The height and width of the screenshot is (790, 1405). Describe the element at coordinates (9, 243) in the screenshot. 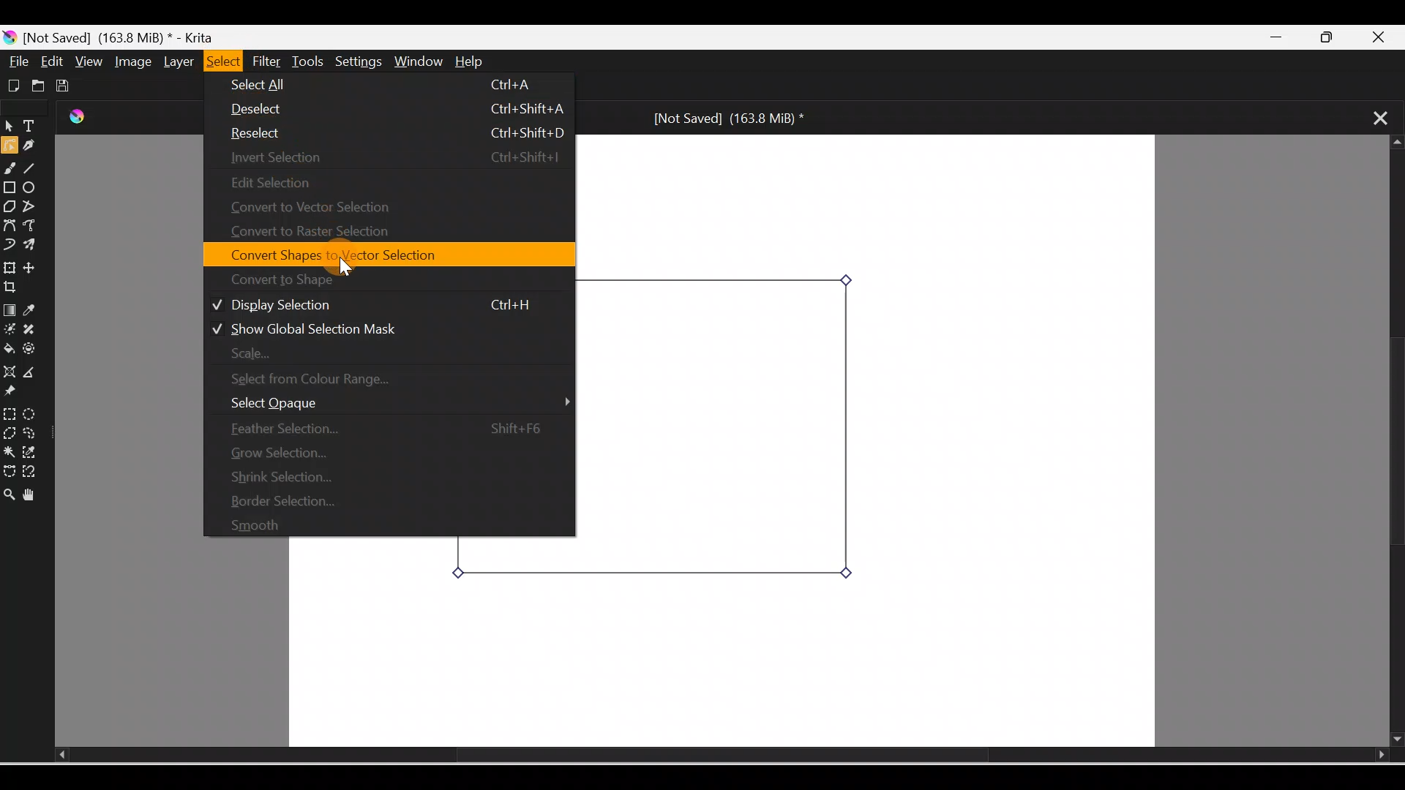

I see `Dynamic brush tool` at that location.